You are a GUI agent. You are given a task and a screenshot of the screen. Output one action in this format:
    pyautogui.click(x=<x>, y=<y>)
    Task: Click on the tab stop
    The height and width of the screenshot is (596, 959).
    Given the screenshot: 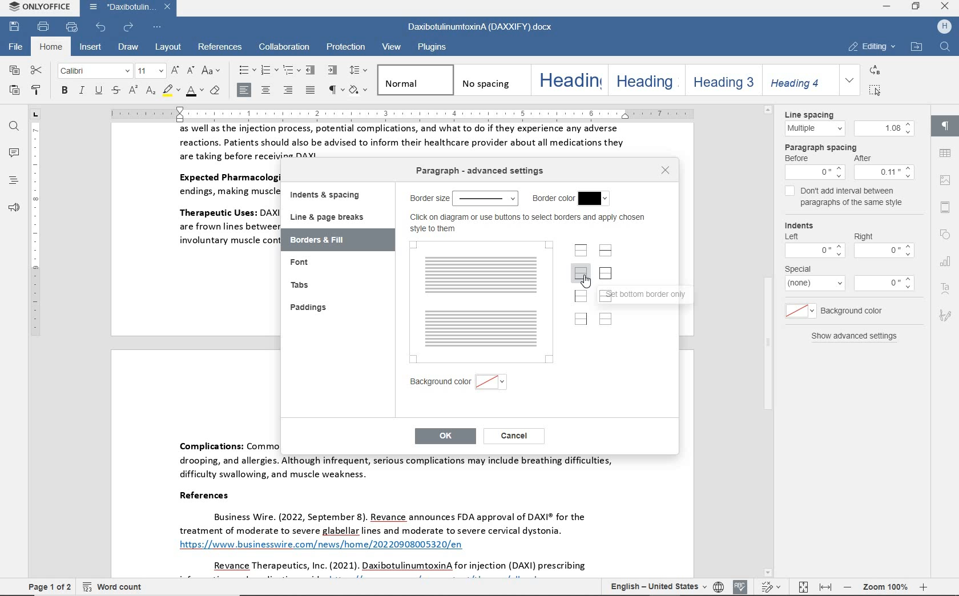 What is the action you would take?
    pyautogui.click(x=35, y=114)
    